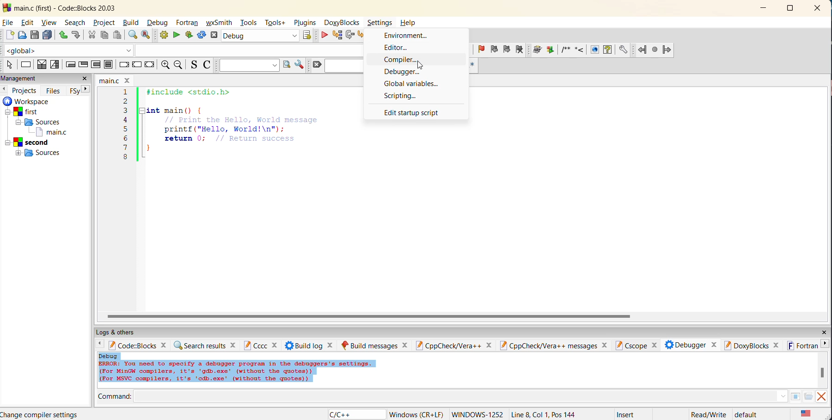  Describe the element at coordinates (521, 49) in the screenshot. I see `clear bookmarks` at that location.